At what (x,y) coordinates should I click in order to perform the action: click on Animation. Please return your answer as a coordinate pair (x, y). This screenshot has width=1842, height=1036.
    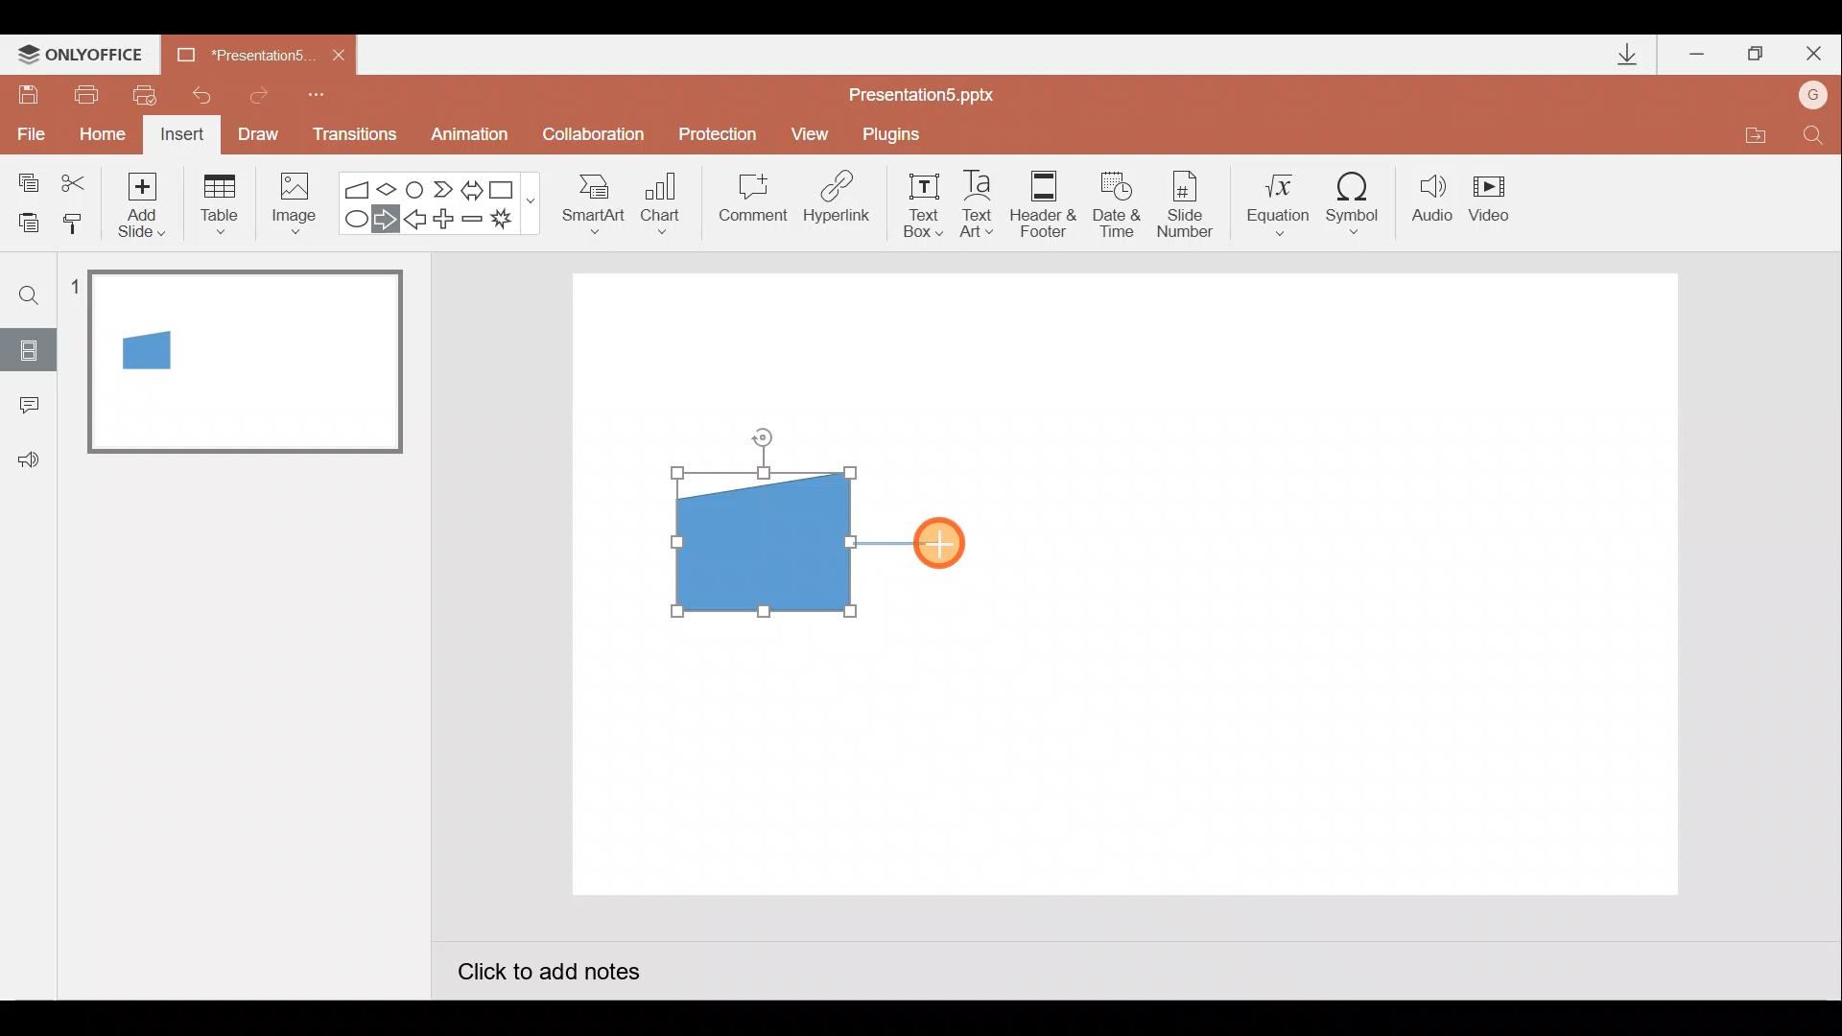
    Looking at the image, I should click on (472, 137).